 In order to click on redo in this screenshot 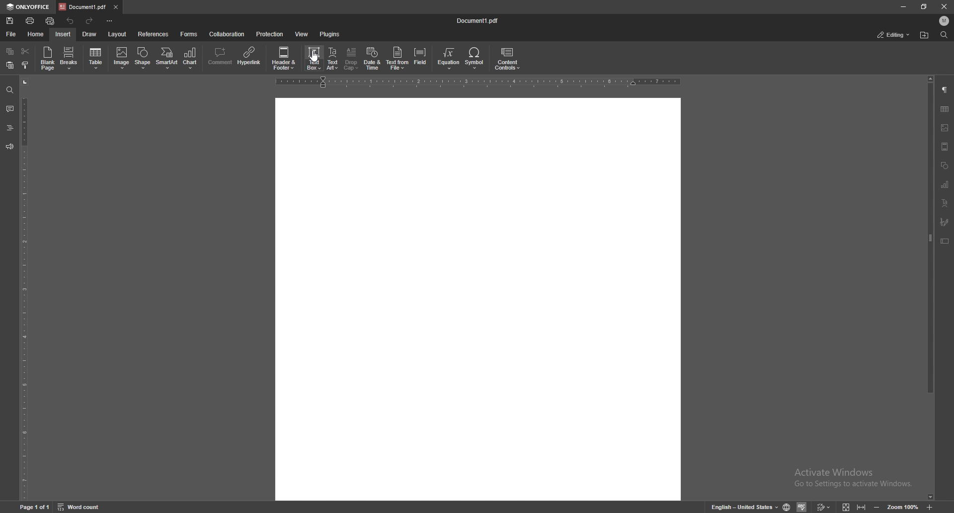, I will do `click(91, 21)`.